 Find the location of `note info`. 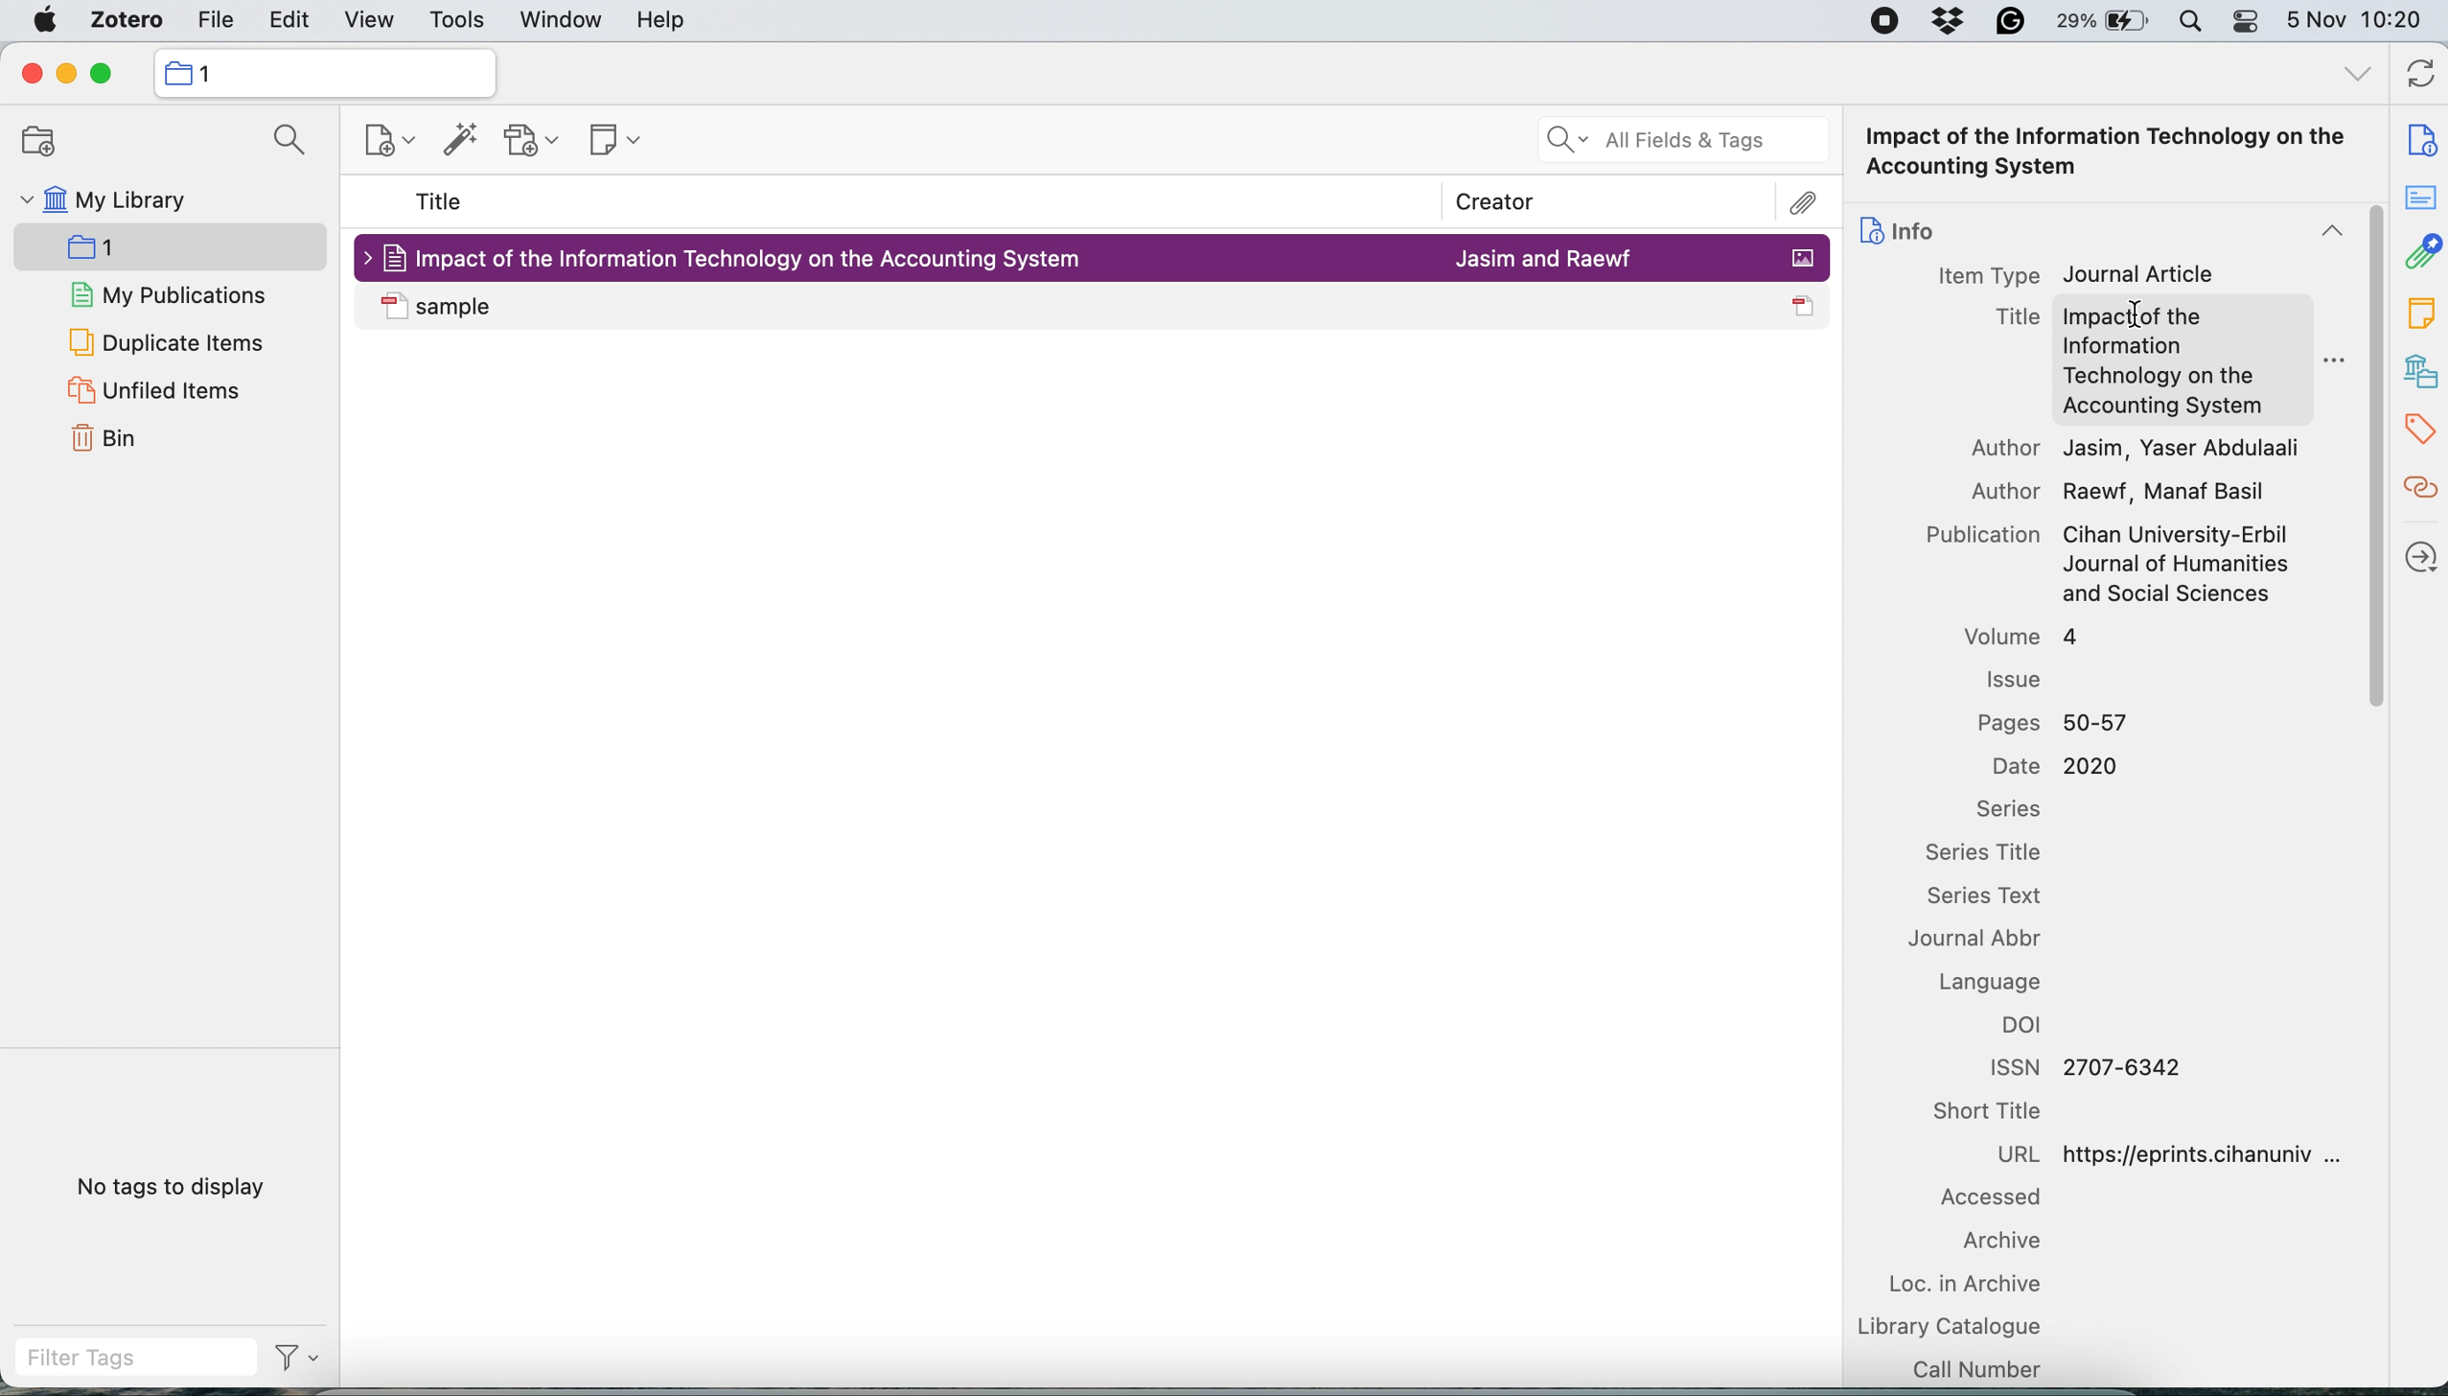

note info is located at coordinates (2420, 139).